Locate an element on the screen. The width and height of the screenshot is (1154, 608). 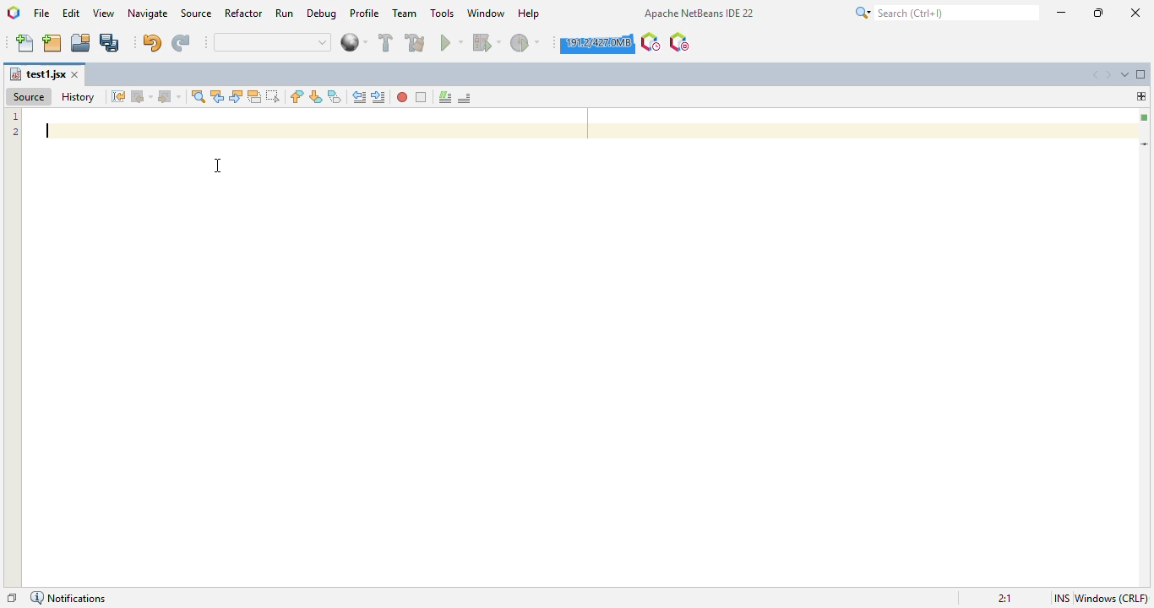
run is located at coordinates (285, 13).